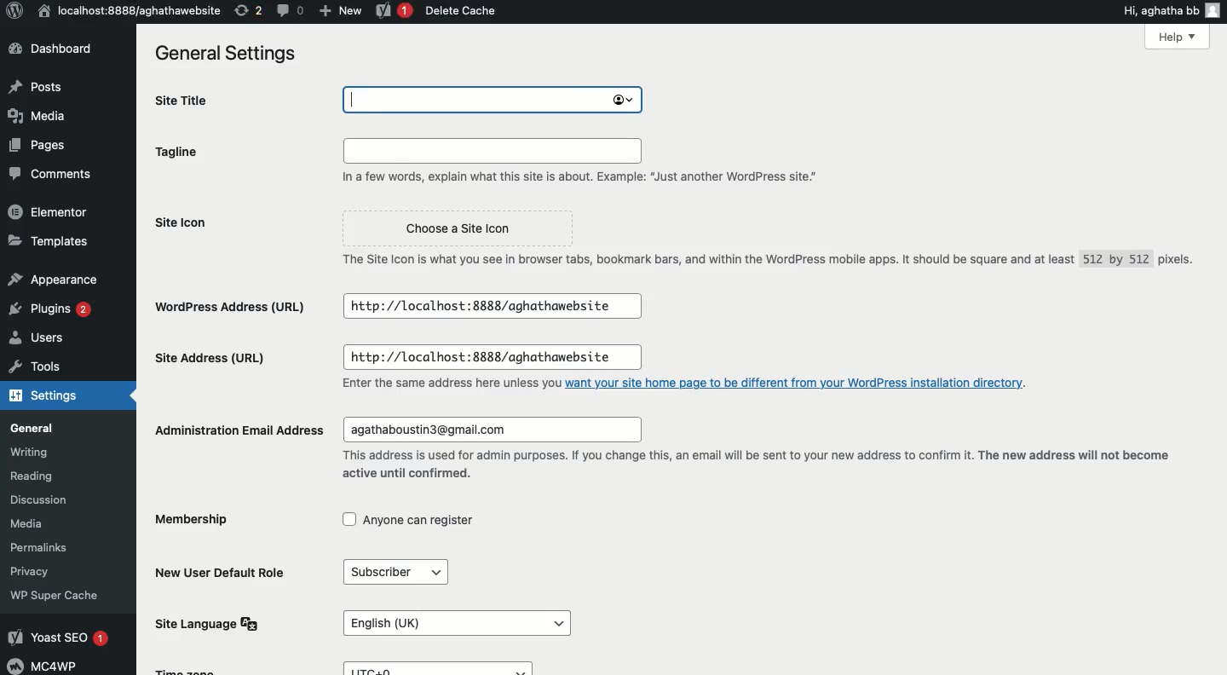 The height and width of the screenshot is (675, 1227). Describe the element at coordinates (129, 11) in the screenshot. I see `localhost:8888/aghathawebsite` at that location.